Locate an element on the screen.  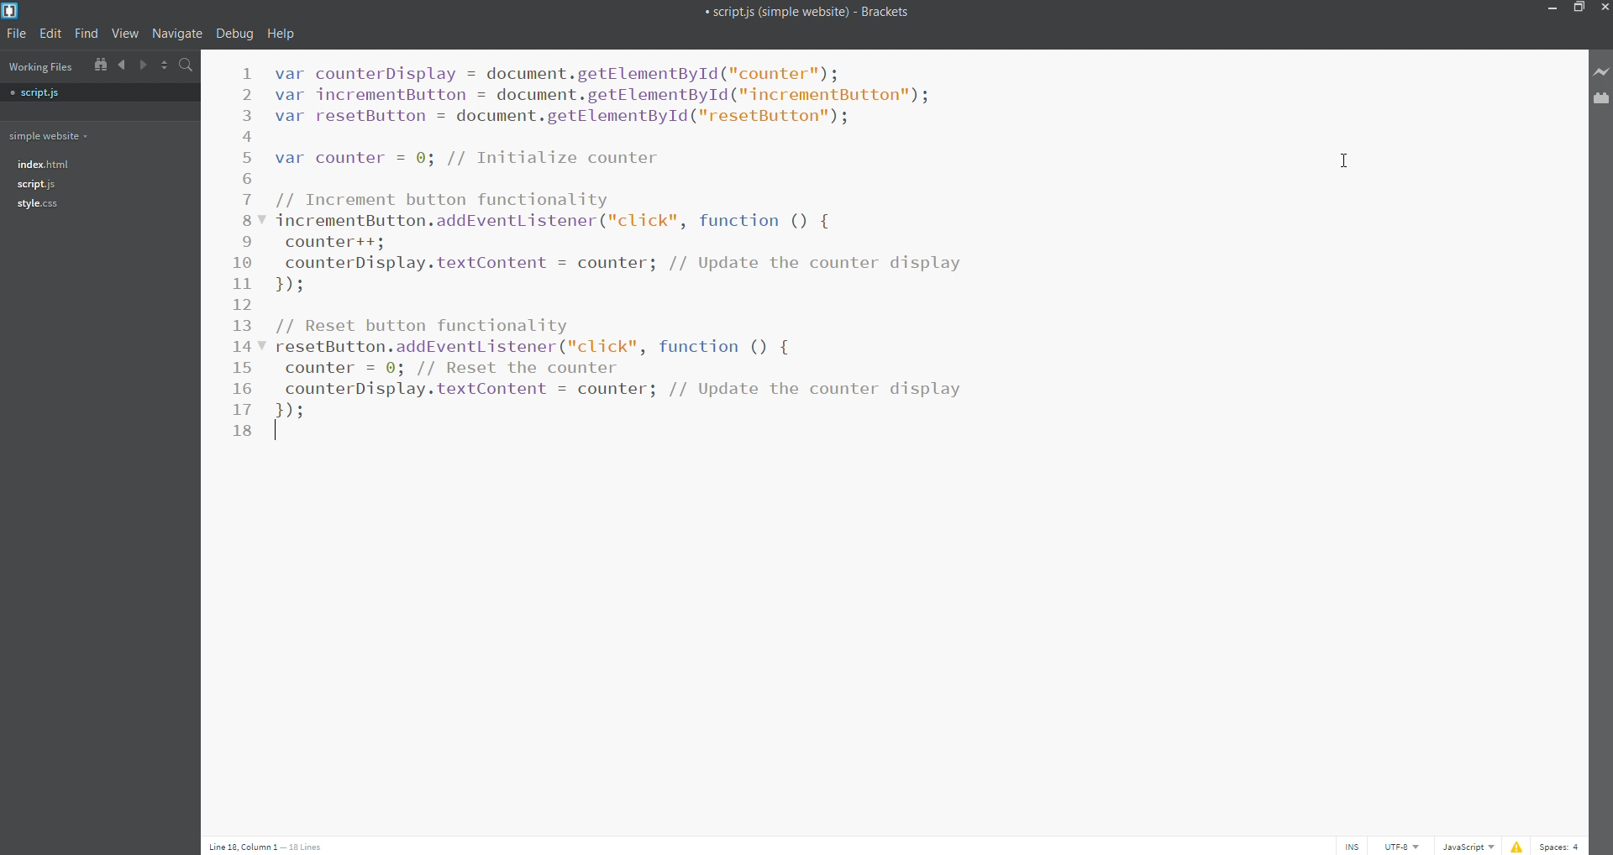
brackets is located at coordinates (10, 11).